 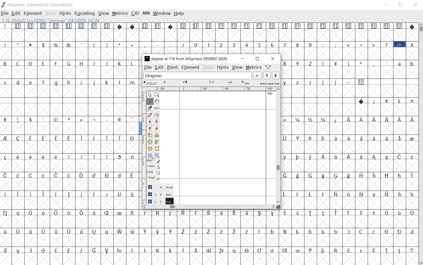 I want to click on empty glyph slots, so click(x=70, y=54).